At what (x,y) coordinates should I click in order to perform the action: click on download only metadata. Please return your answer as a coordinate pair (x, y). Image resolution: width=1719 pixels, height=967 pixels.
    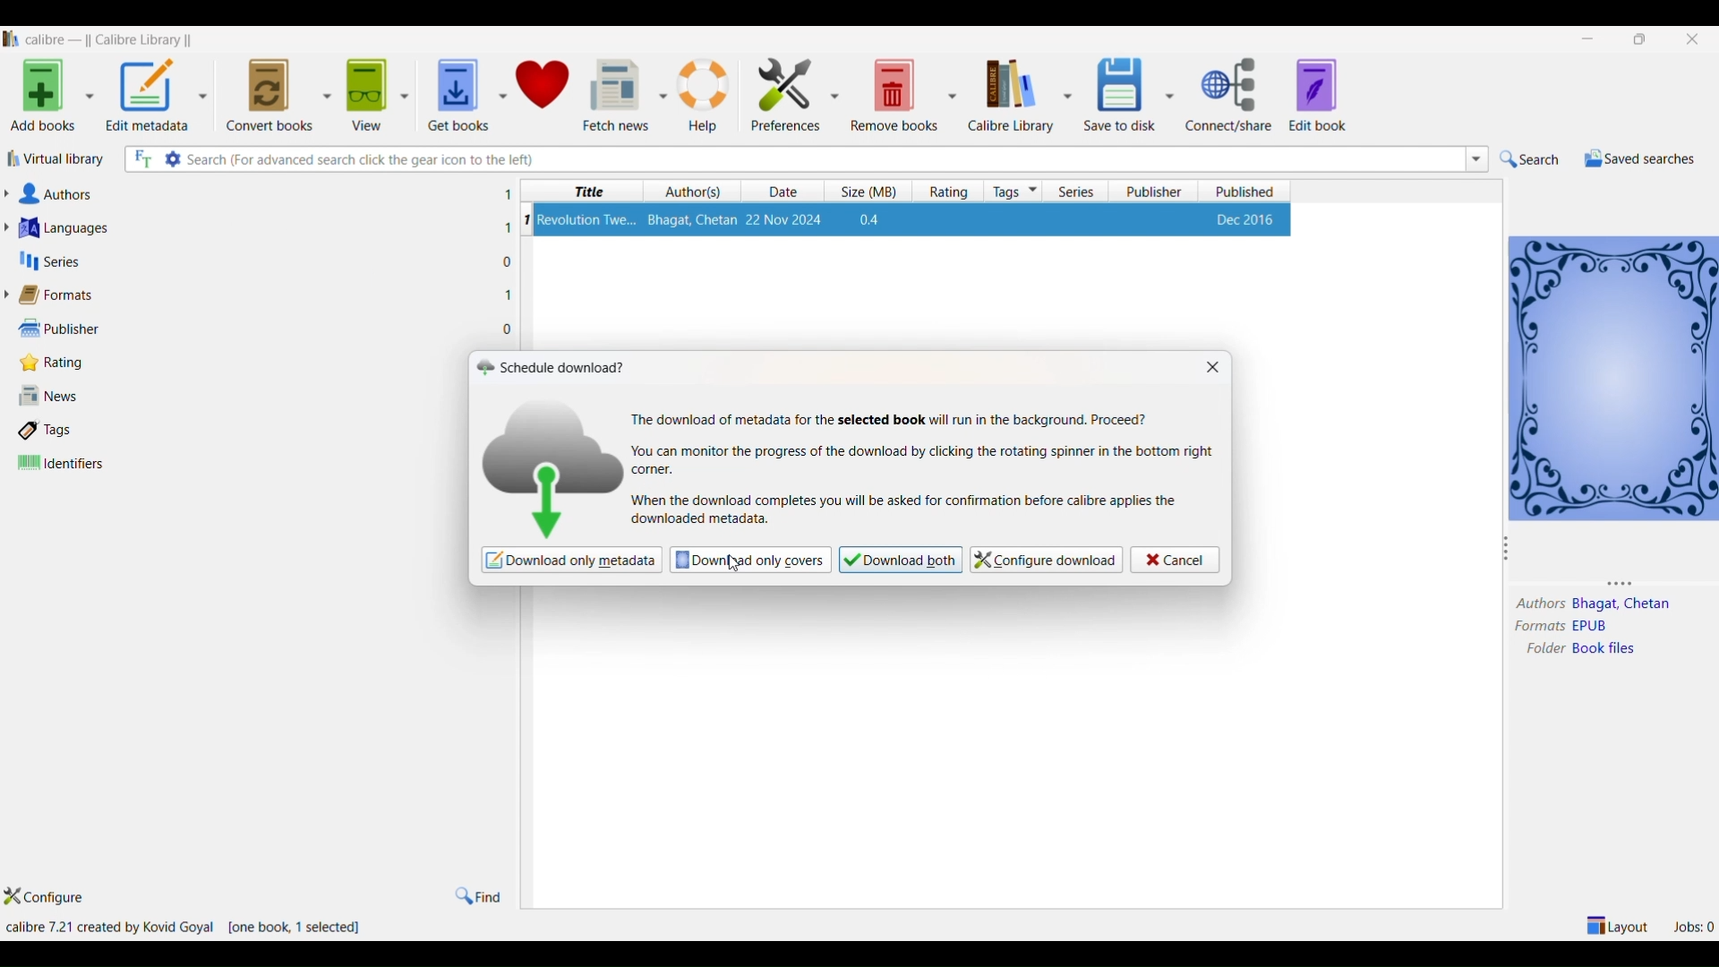
    Looking at the image, I should click on (571, 561).